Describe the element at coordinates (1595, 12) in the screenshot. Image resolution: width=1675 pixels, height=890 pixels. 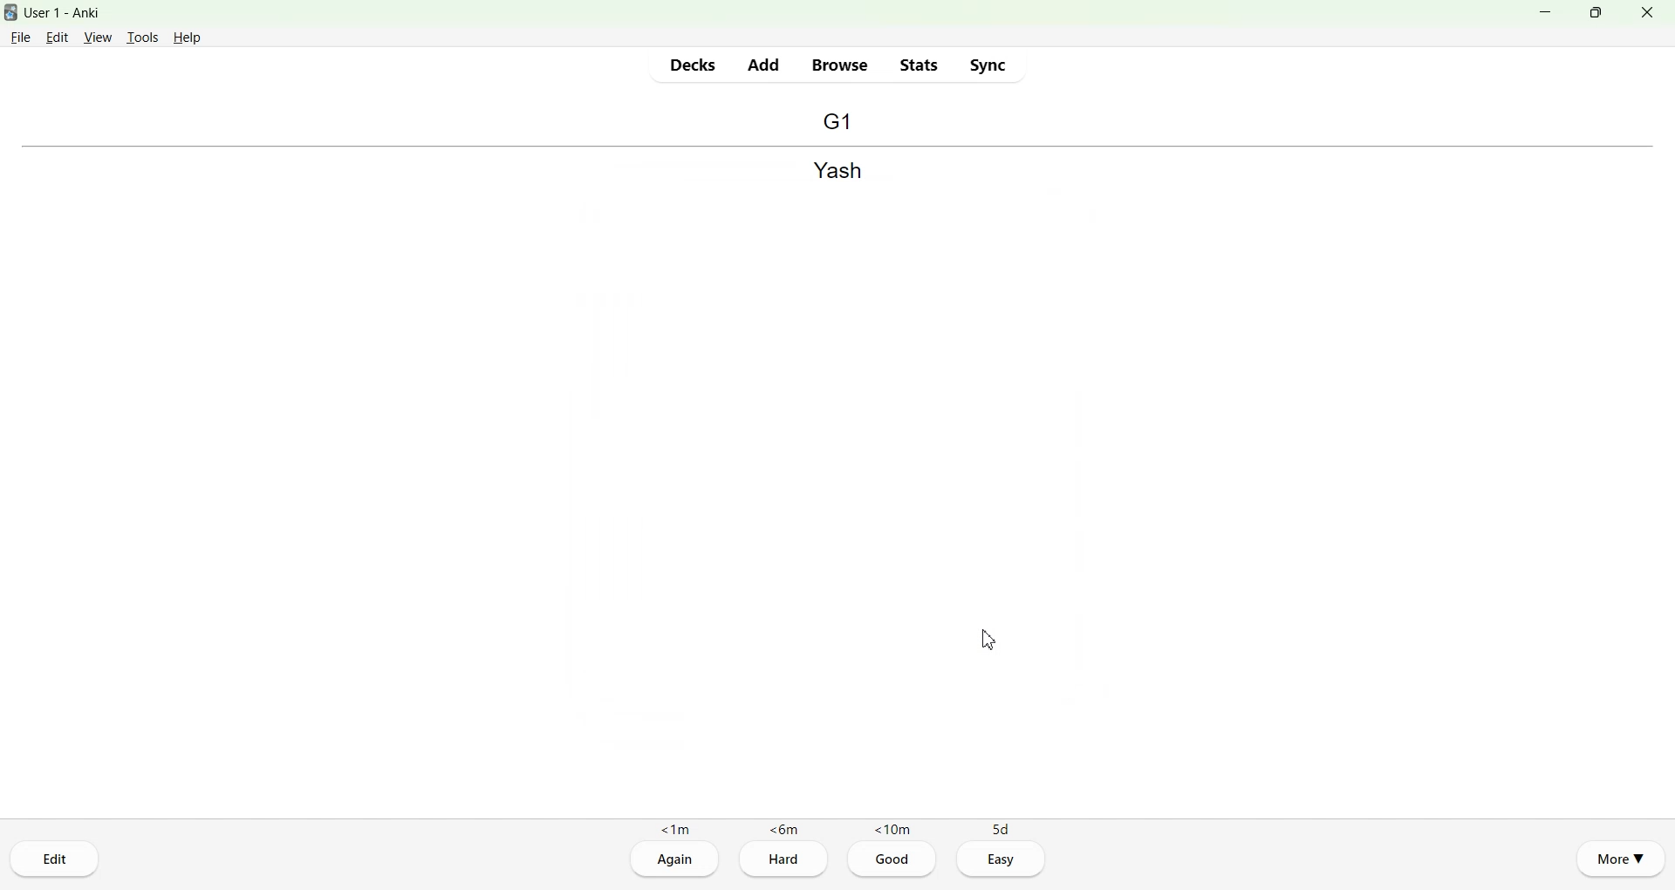
I see `Maximize` at that location.